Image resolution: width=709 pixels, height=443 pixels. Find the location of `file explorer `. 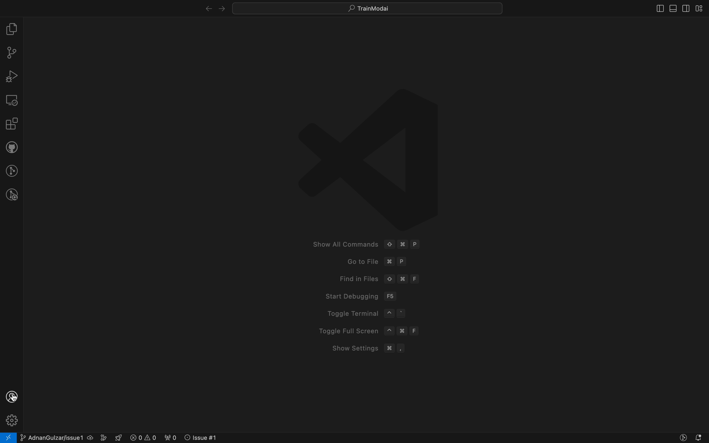

file explorer  is located at coordinates (12, 28).